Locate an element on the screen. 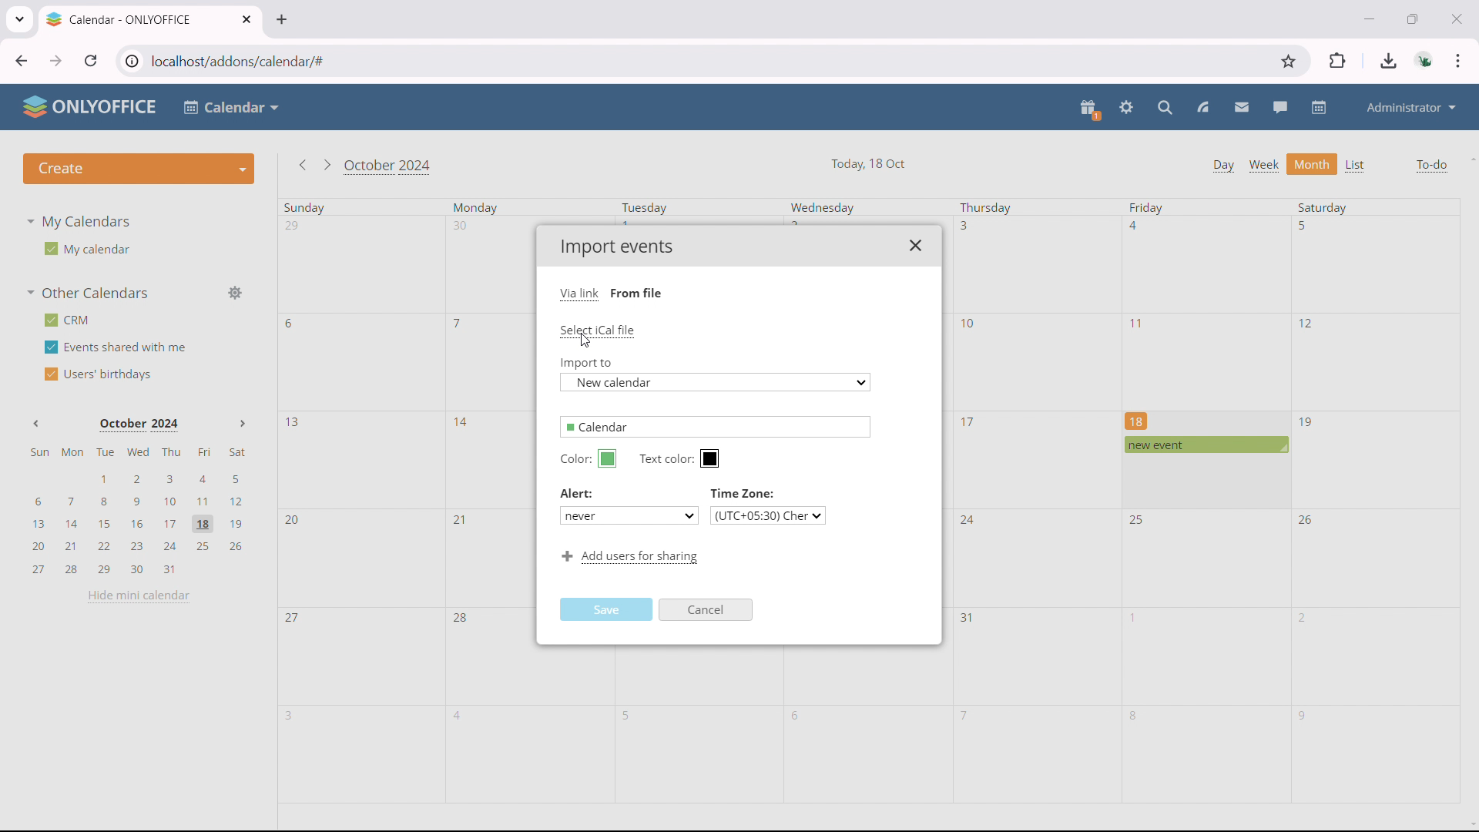  Wednesday is located at coordinates (823, 208).